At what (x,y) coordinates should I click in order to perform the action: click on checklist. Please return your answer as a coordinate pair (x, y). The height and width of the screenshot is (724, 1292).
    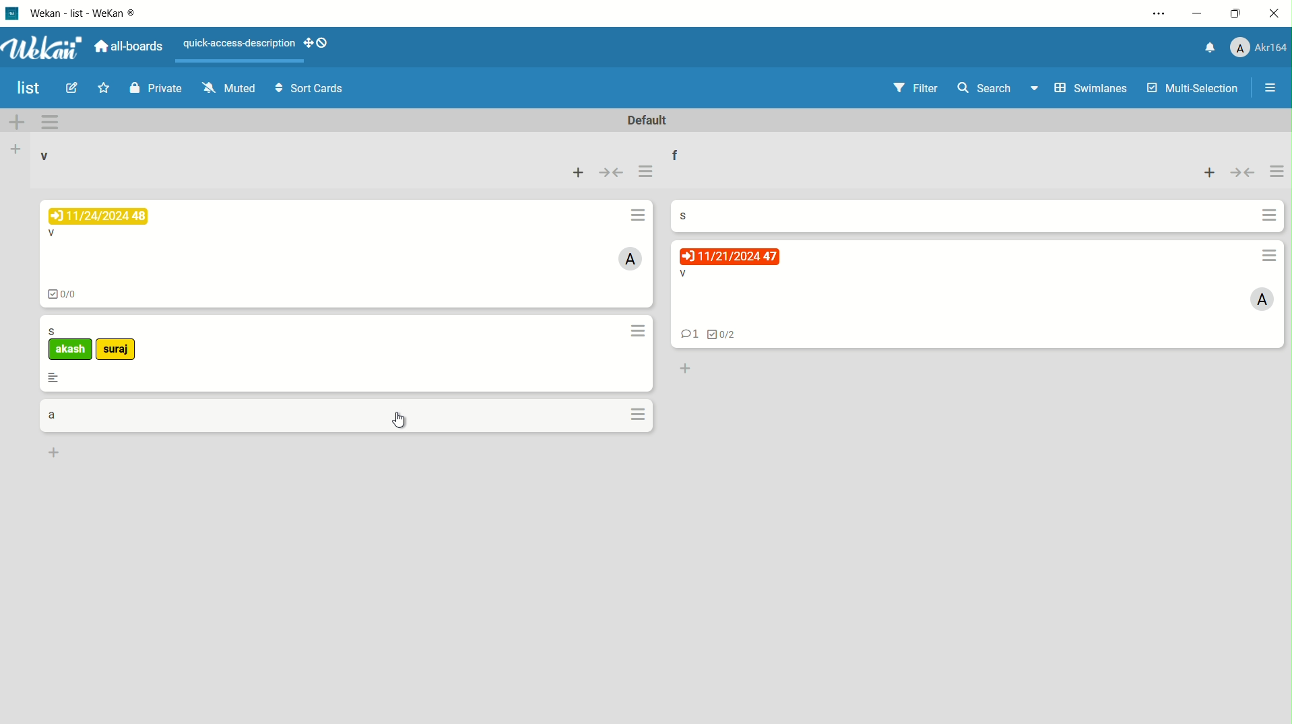
    Looking at the image, I should click on (67, 296).